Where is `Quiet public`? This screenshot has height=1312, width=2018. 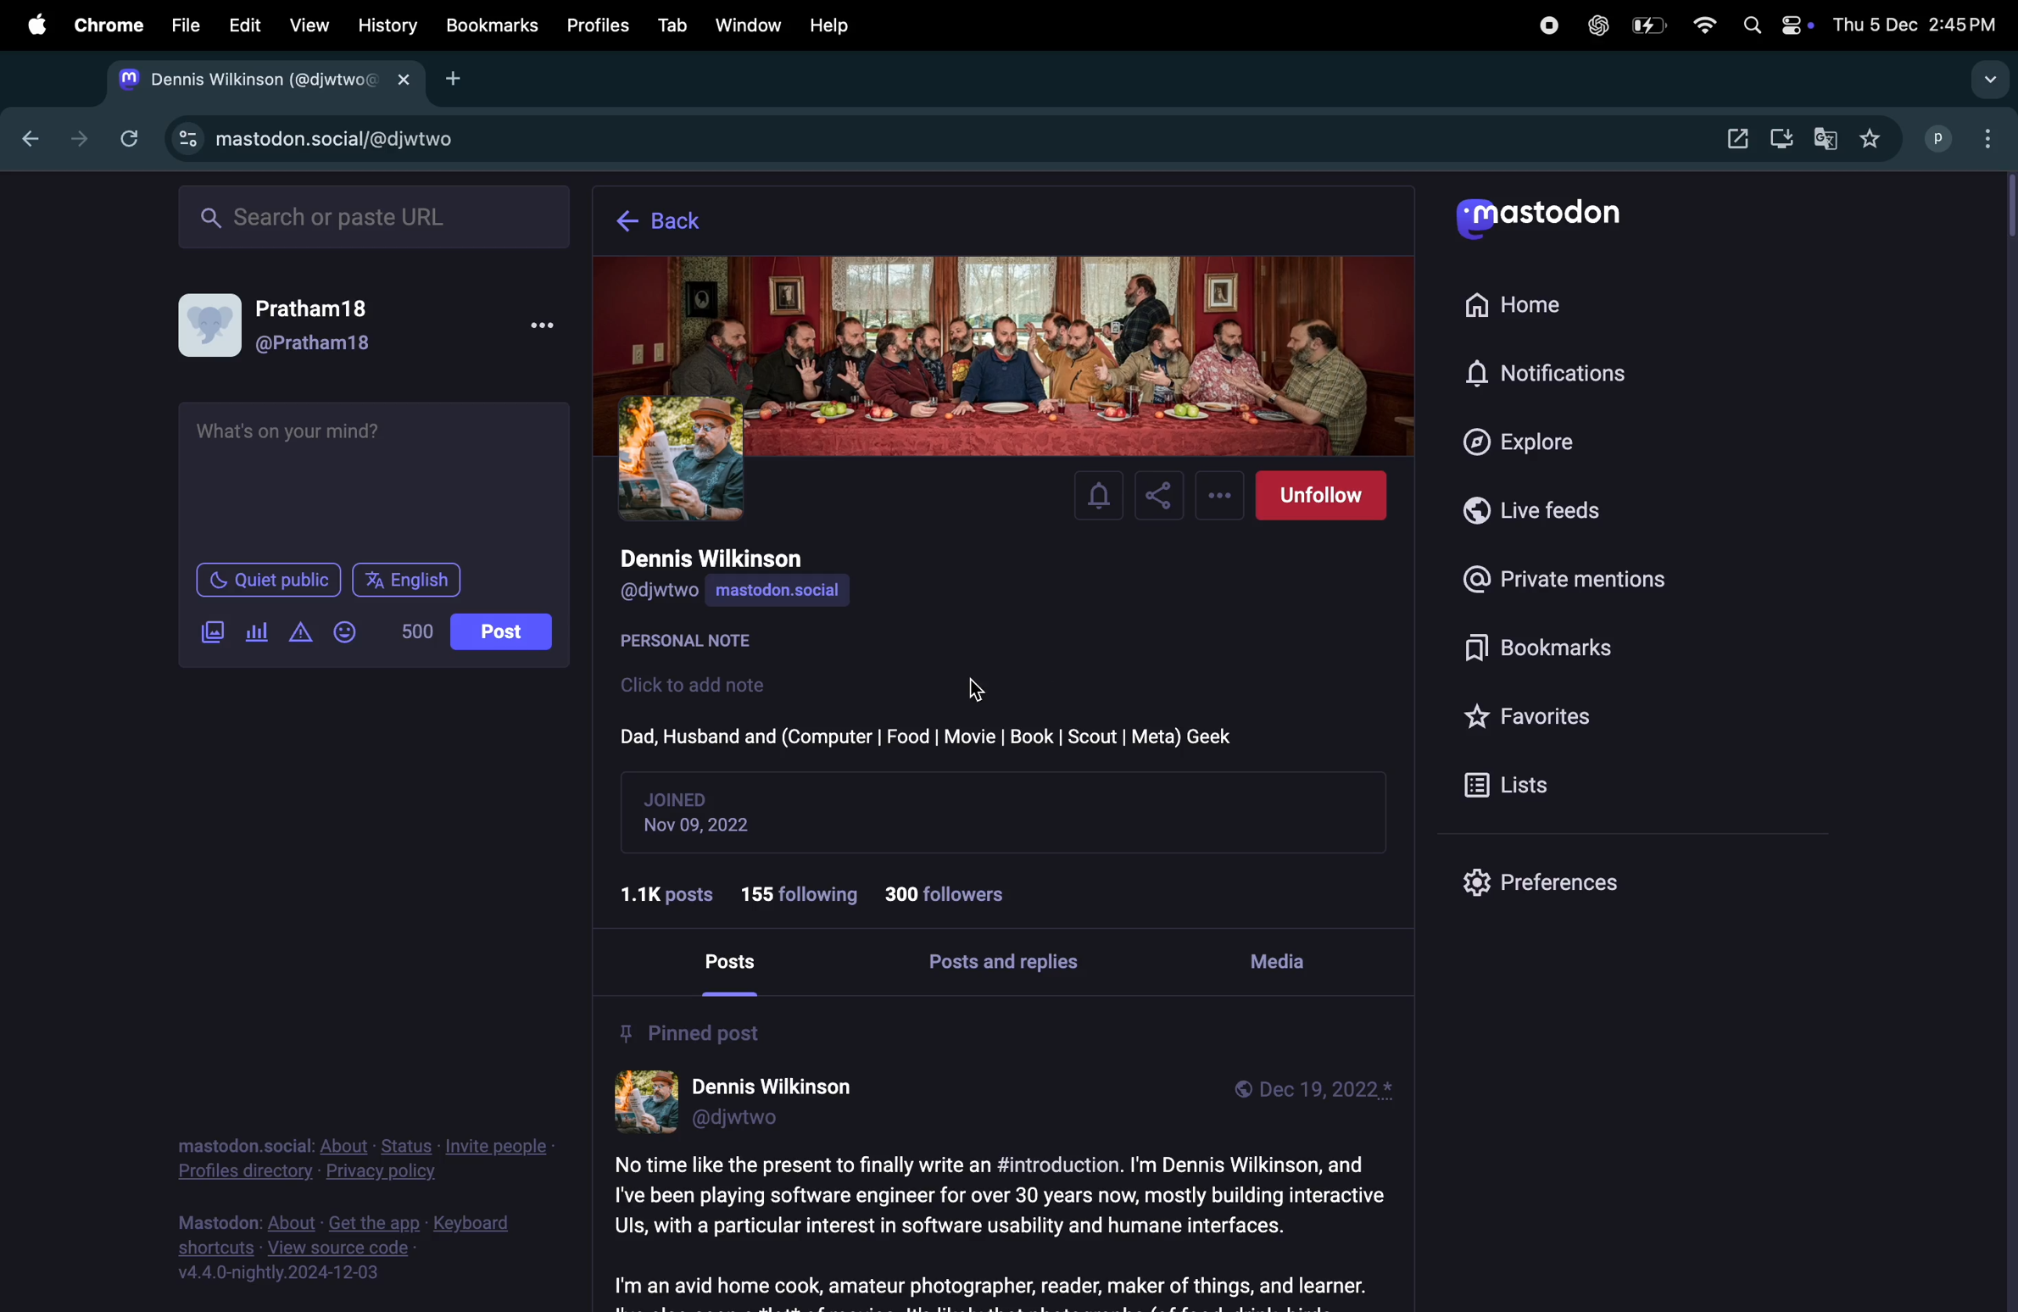 Quiet public is located at coordinates (269, 580).